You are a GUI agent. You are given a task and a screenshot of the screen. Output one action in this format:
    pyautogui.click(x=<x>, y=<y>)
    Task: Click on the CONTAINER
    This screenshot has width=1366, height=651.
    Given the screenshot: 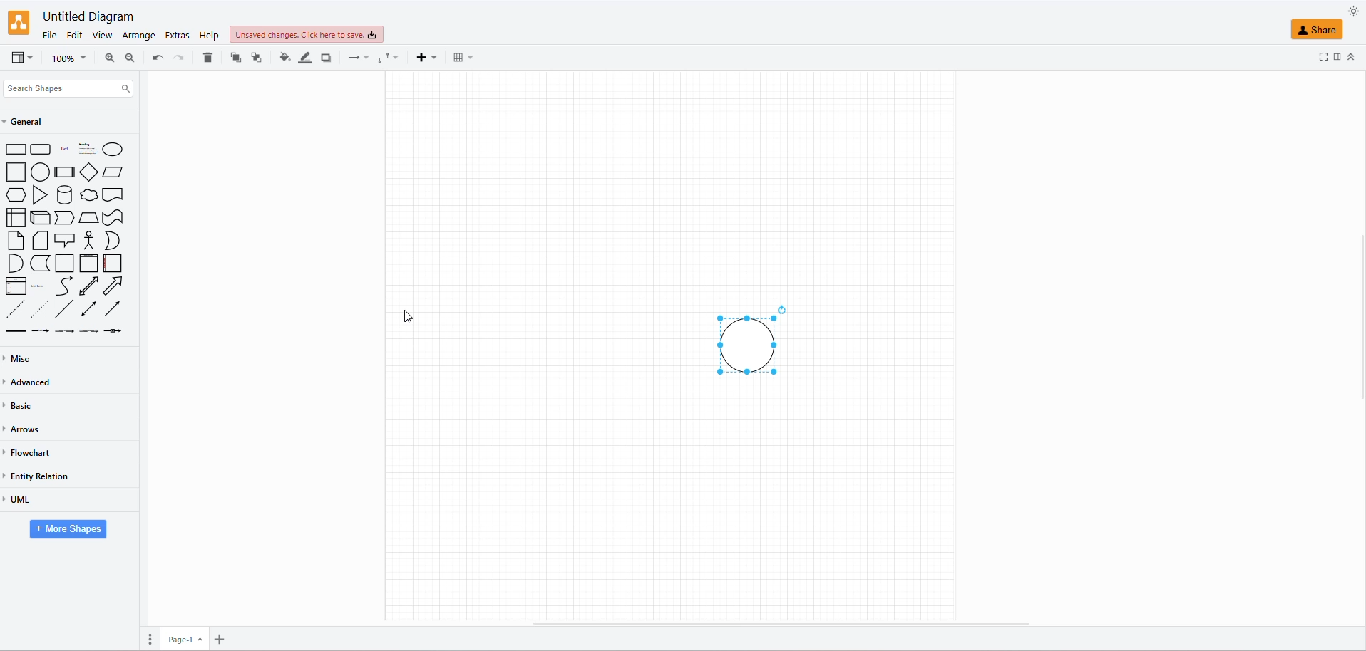 What is the action you would take?
    pyautogui.click(x=87, y=263)
    